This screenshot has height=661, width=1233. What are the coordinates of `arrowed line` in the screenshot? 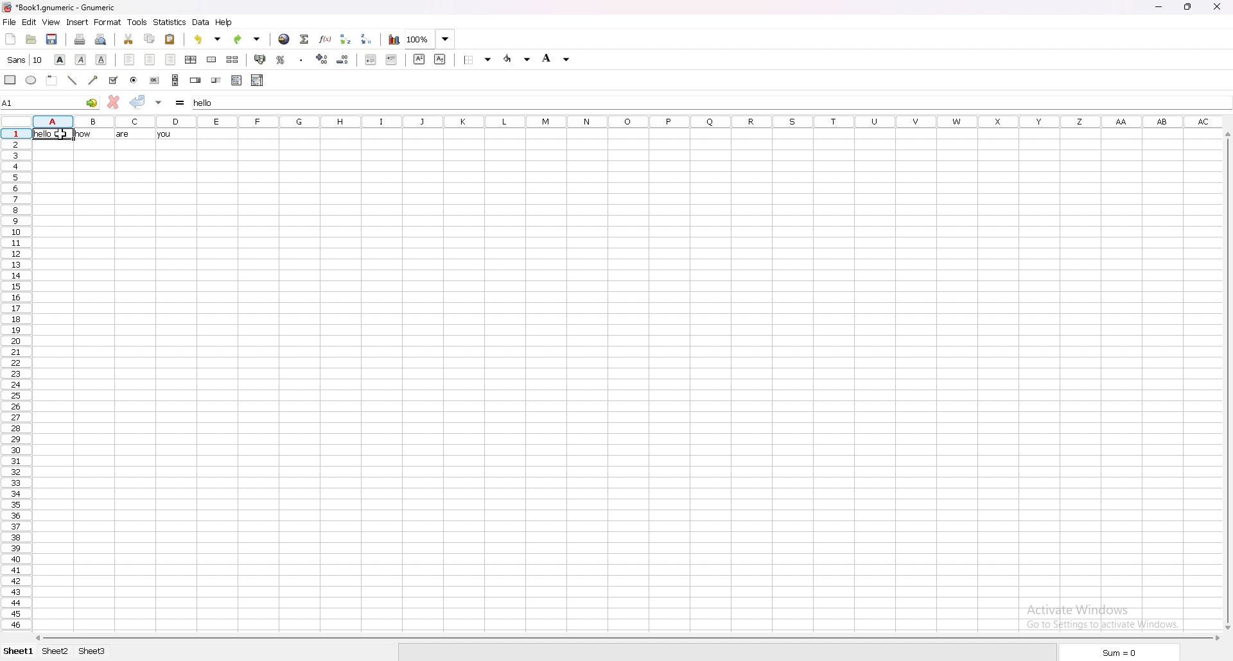 It's located at (92, 80).